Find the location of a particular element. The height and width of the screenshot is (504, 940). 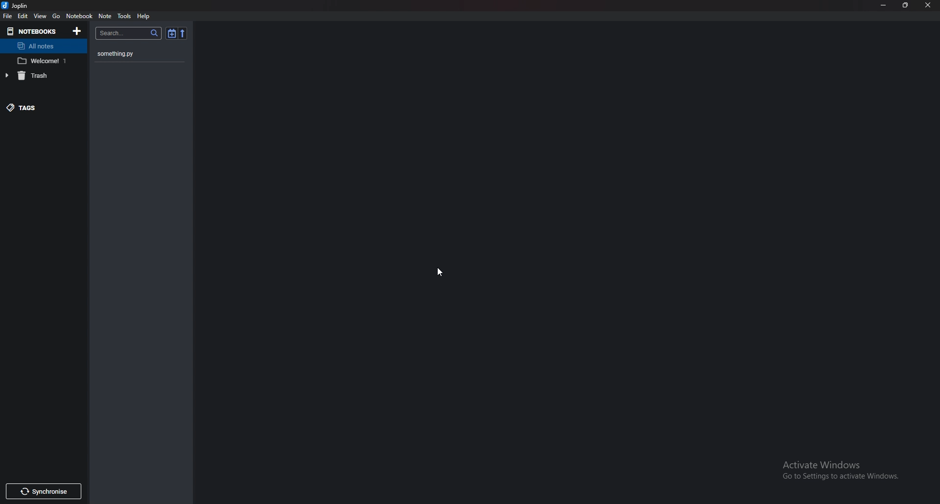

something.py is located at coordinates (127, 54).